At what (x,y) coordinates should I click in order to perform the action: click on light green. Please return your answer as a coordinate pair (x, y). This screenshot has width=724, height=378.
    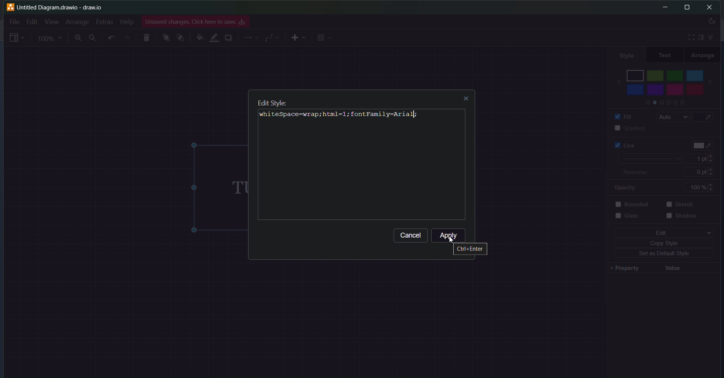
    Looking at the image, I should click on (655, 75).